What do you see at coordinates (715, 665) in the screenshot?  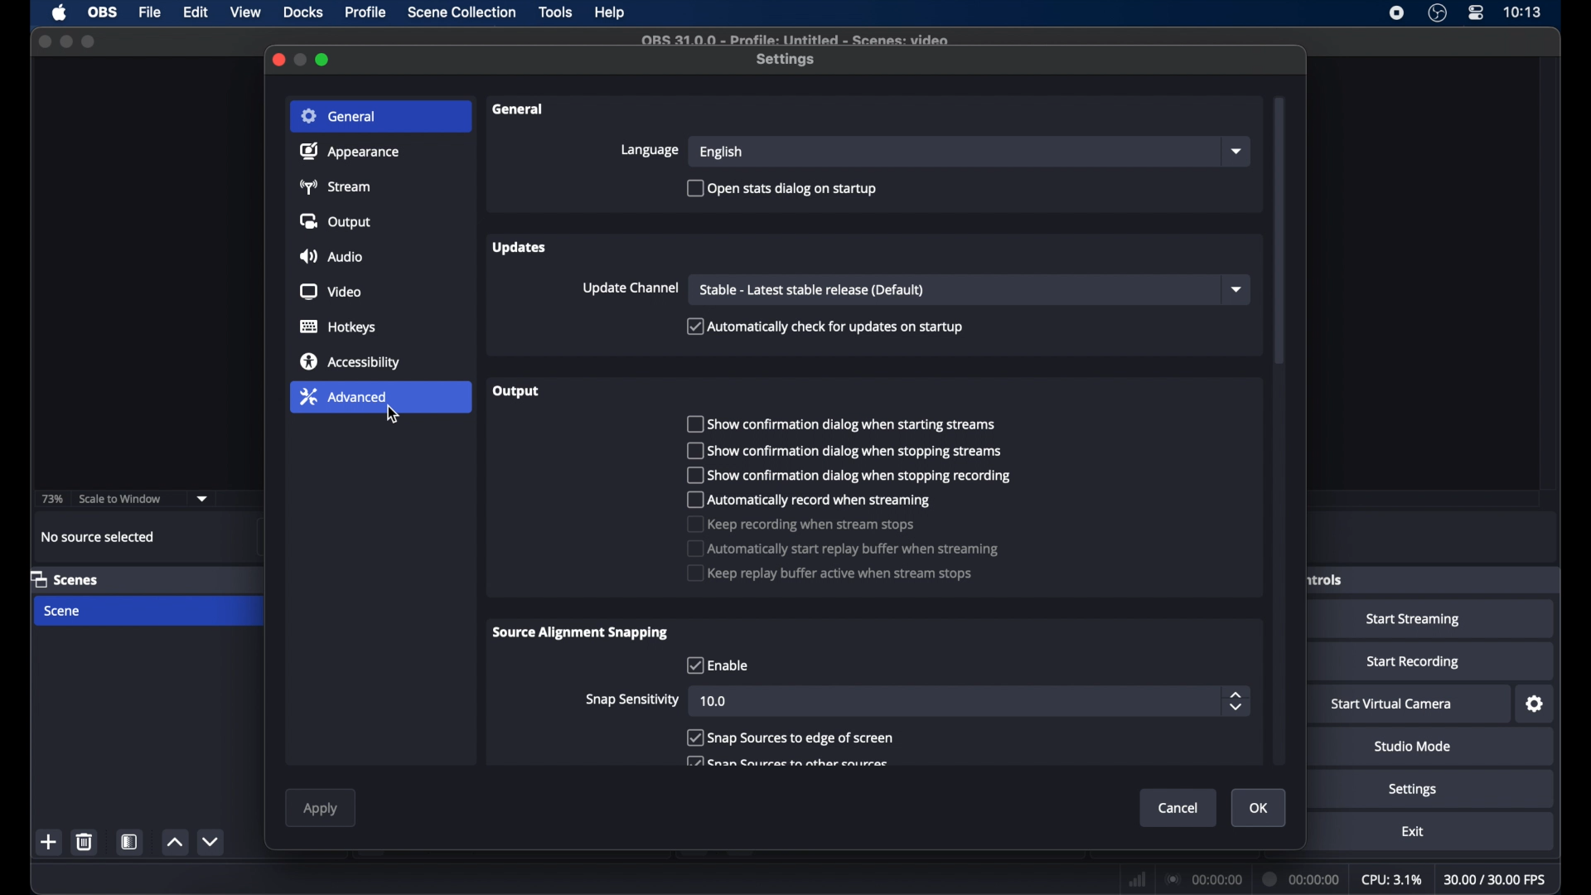 I see `checkbox` at bounding box center [715, 665].